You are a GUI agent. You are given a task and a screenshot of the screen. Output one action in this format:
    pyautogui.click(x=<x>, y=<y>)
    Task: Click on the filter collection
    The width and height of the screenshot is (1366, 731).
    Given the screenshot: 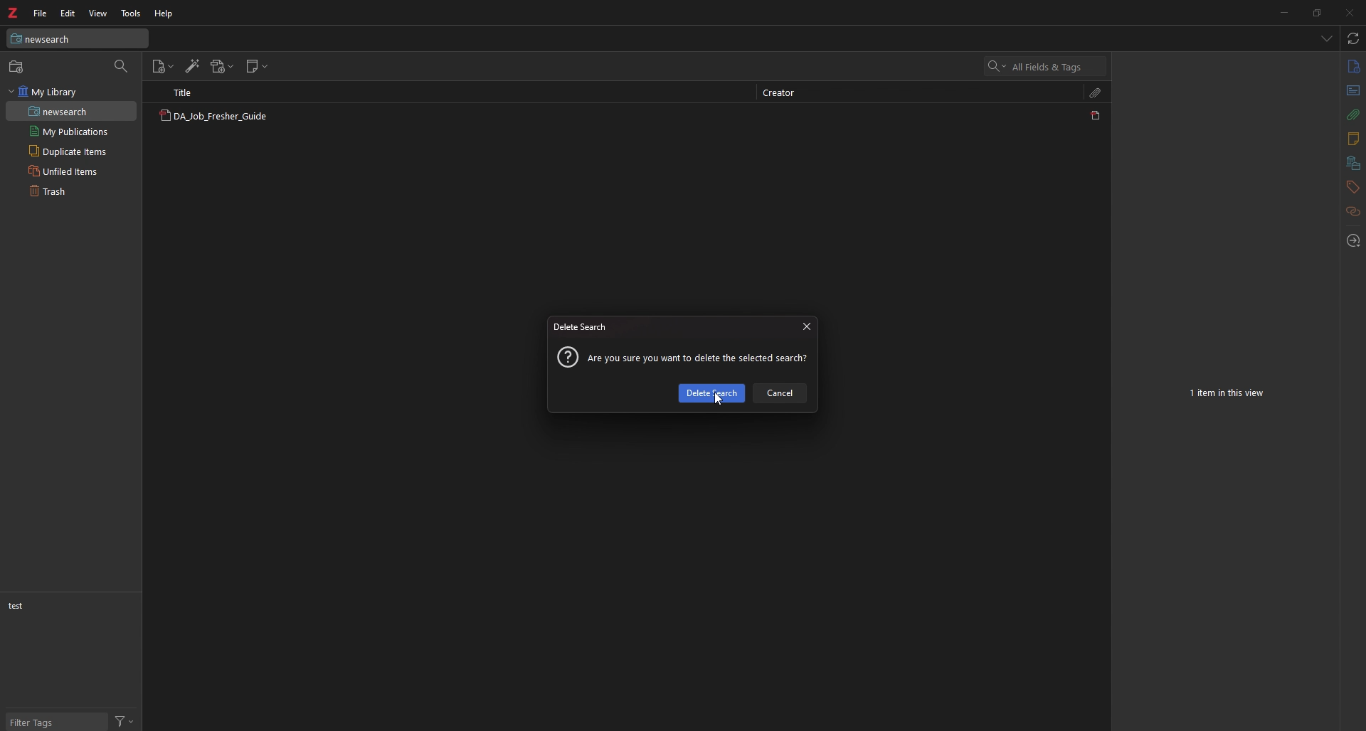 What is the action you would take?
    pyautogui.click(x=121, y=66)
    